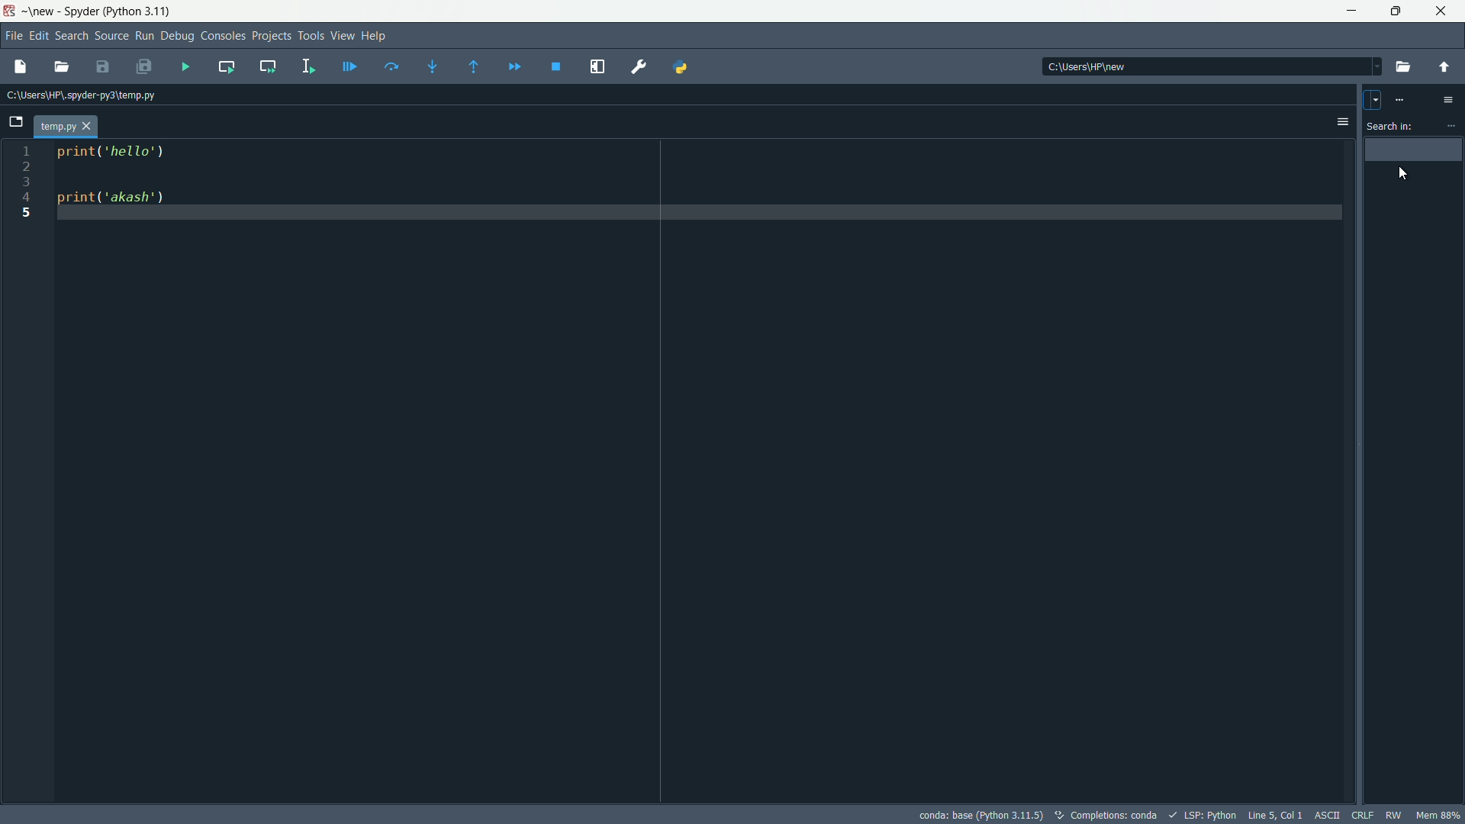 The image size is (1465, 824). I want to click on more options, so click(1449, 99).